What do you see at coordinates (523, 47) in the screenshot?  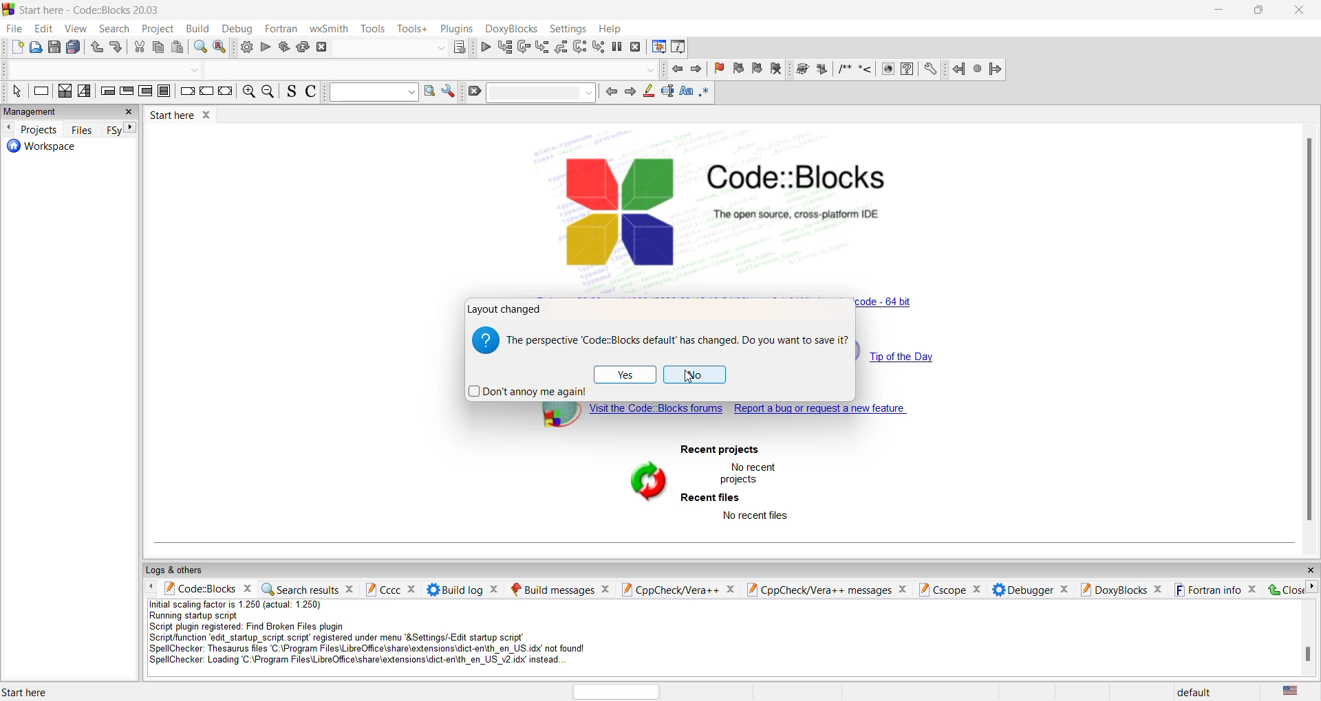 I see `step into` at bounding box center [523, 47].